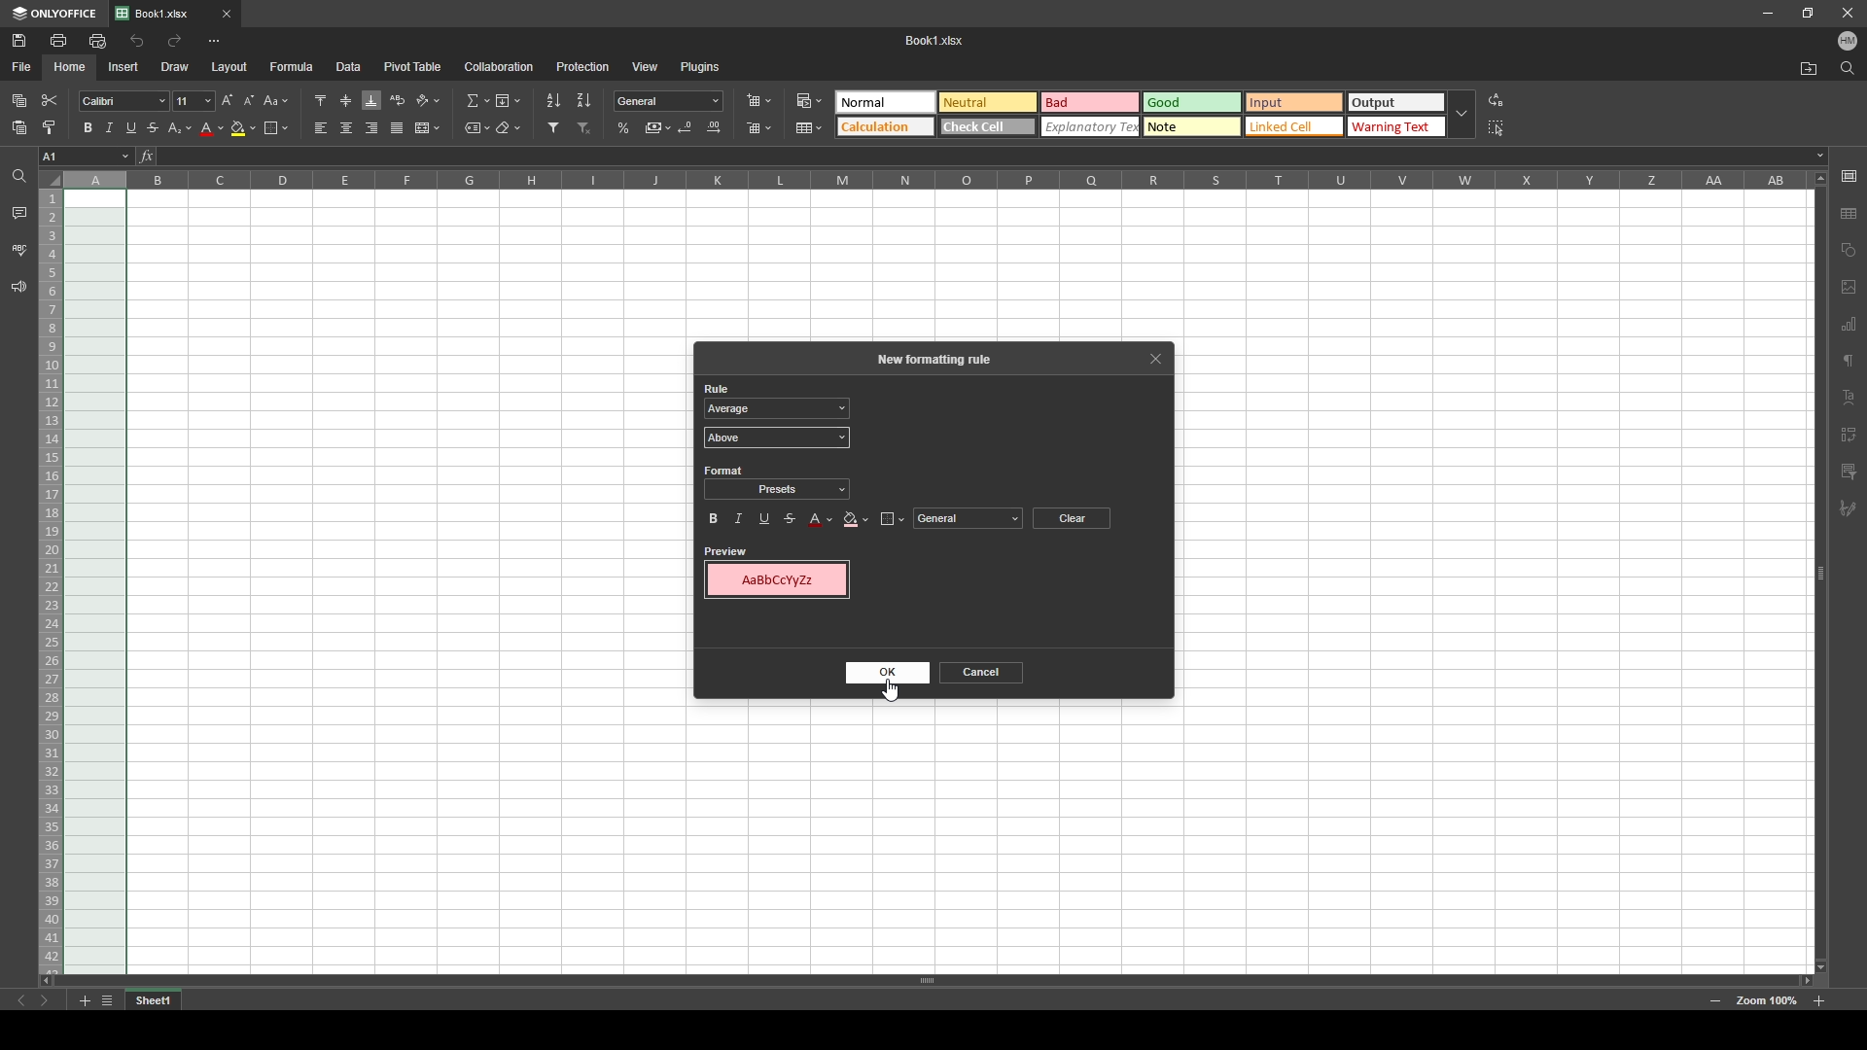  What do you see at coordinates (990, 157) in the screenshot?
I see `input box` at bounding box center [990, 157].